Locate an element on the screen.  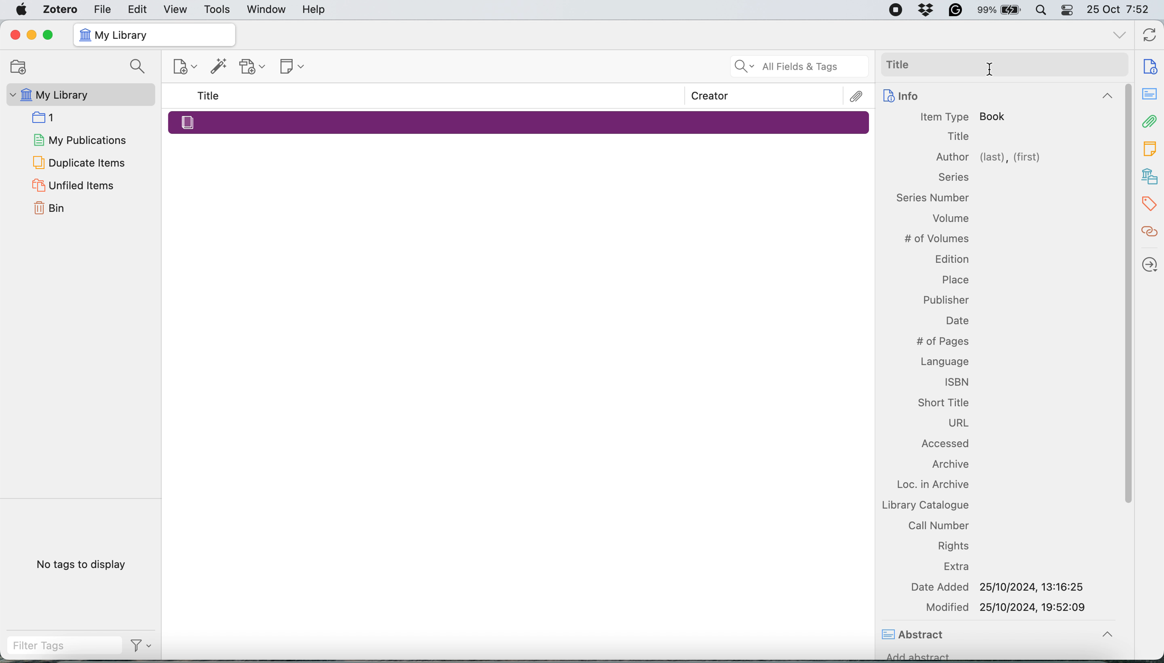
Grammarly is located at coordinates (956, 10).